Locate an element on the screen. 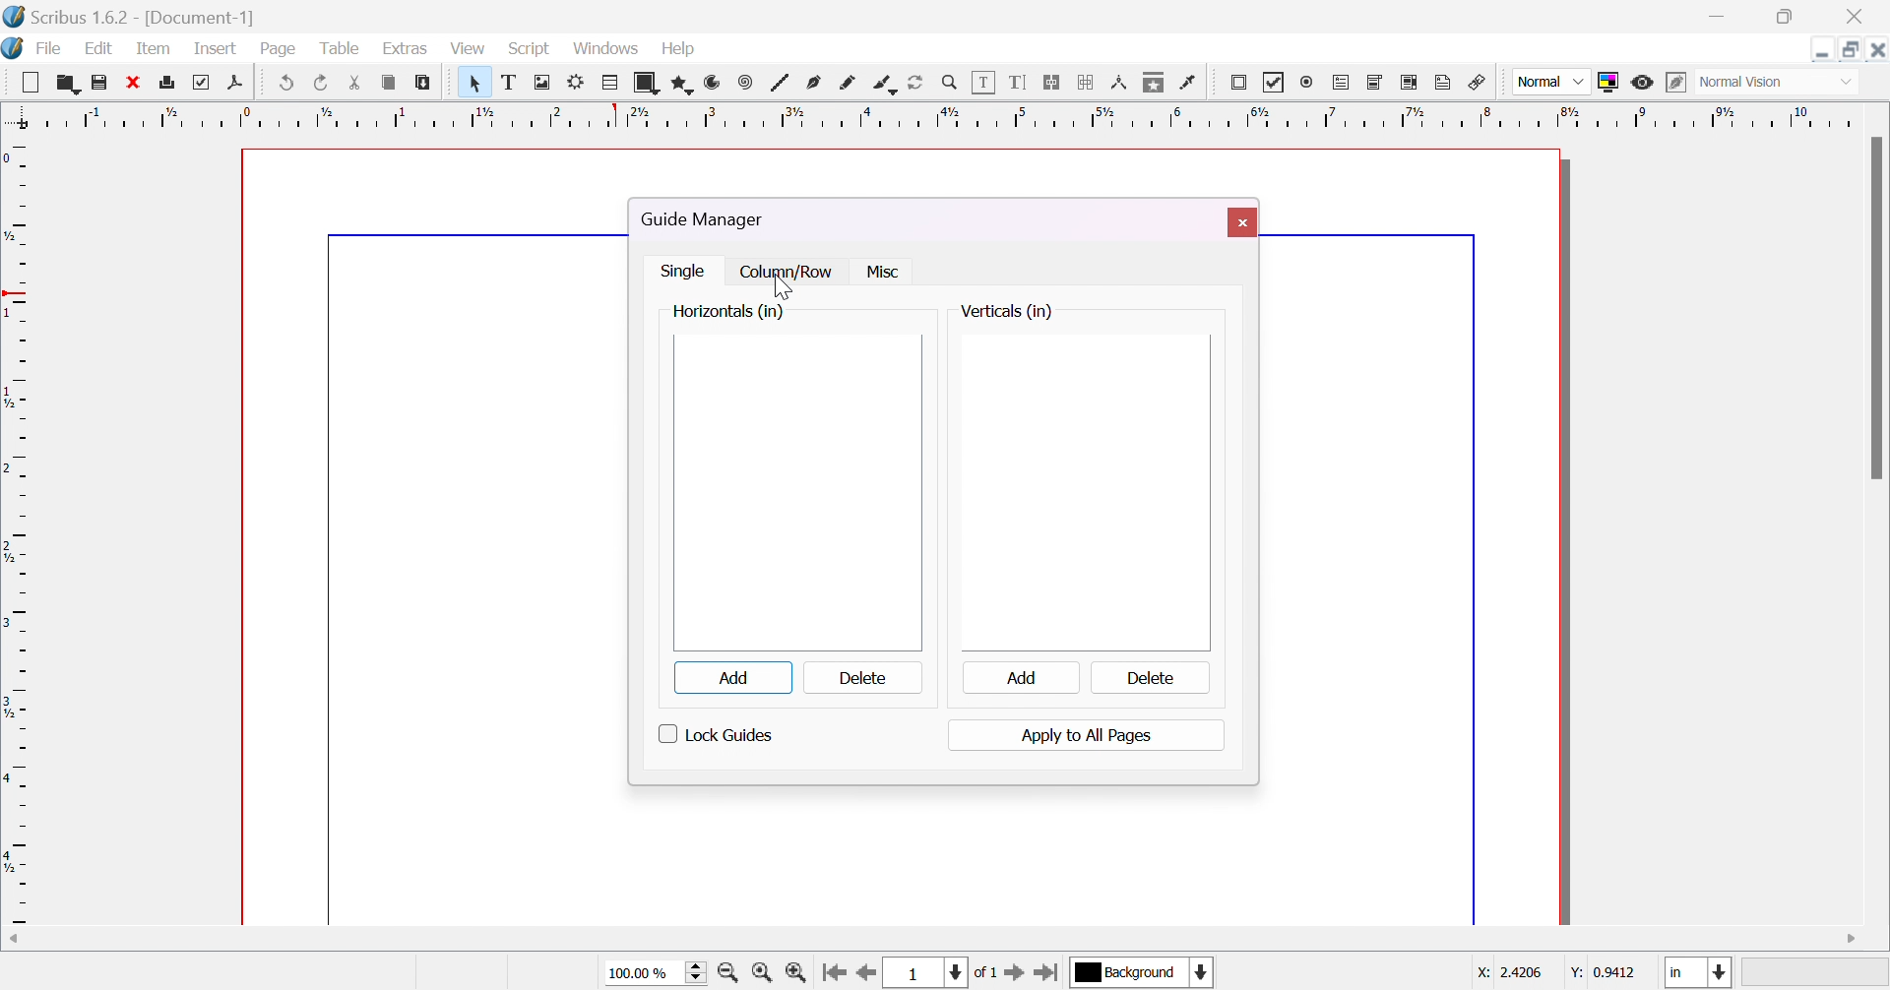 The width and height of the screenshot is (1890, 990). copy is located at coordinates (391, 82).